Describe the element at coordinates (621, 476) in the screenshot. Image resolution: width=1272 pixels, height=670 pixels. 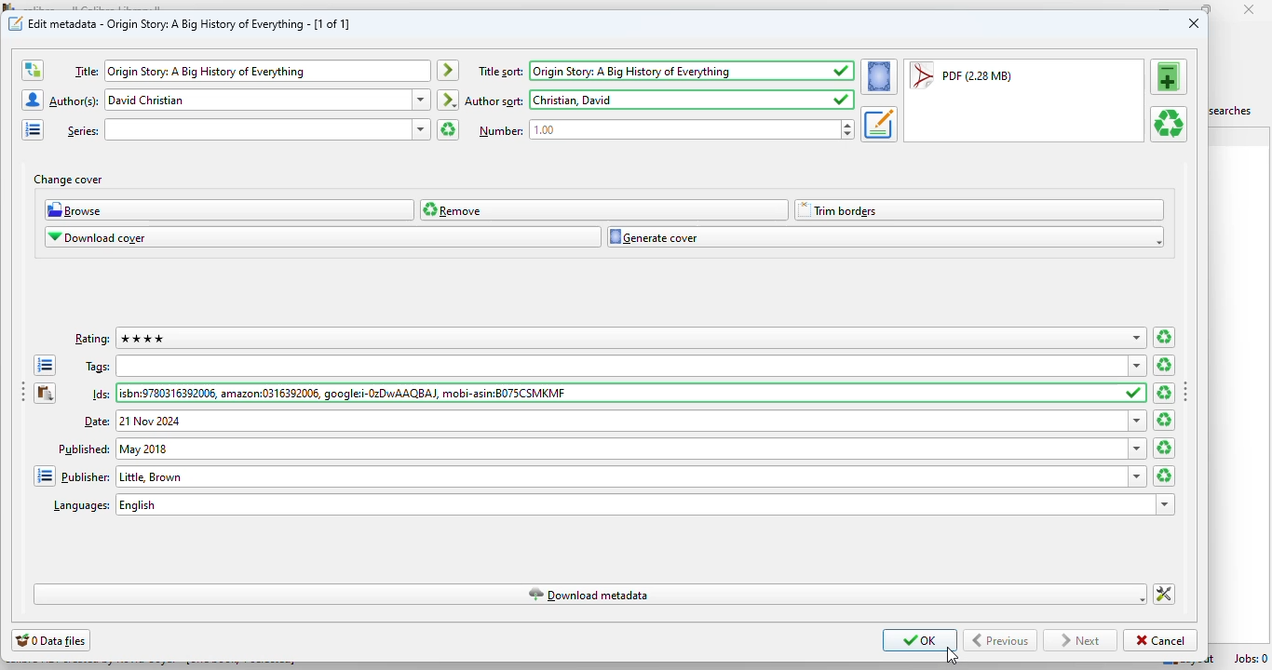
I see `publisher: little, brown` at that location.